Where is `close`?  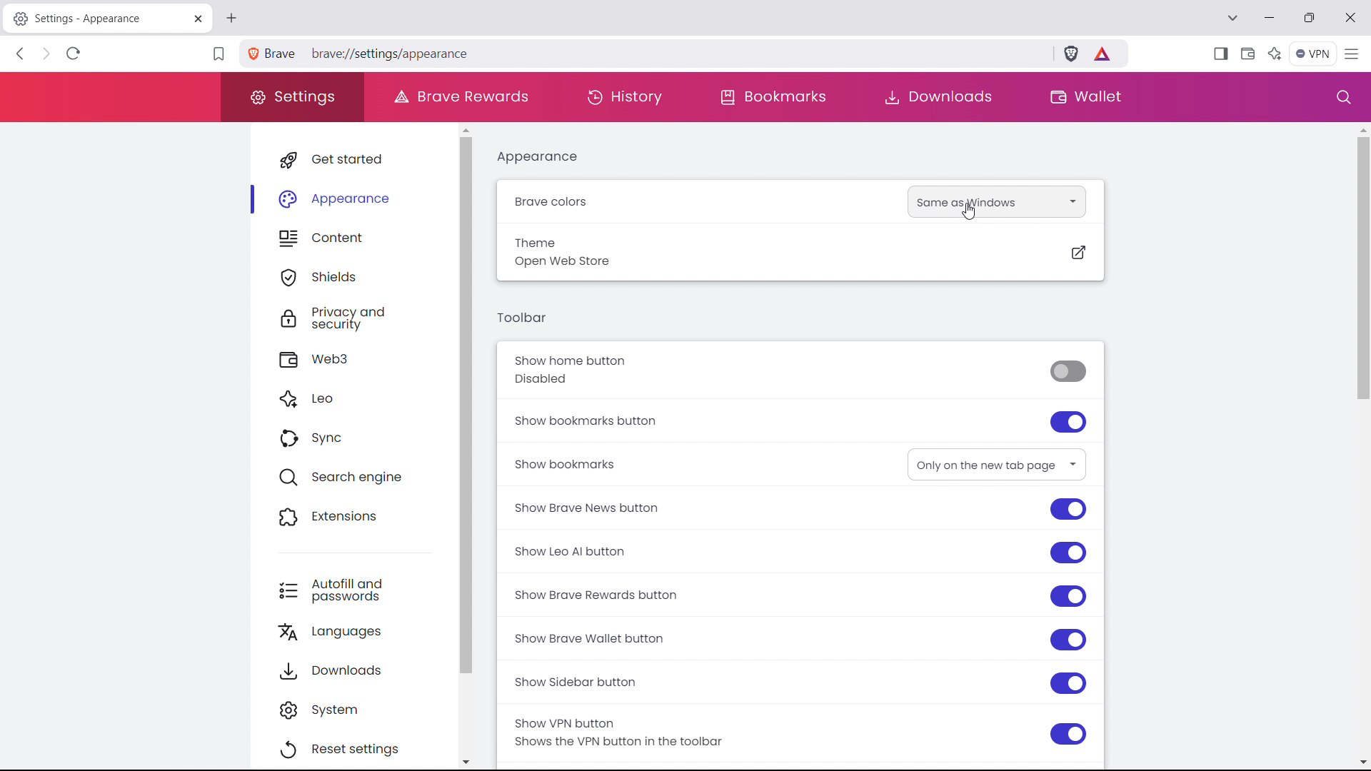 close is located at coordinates (1352, 17).